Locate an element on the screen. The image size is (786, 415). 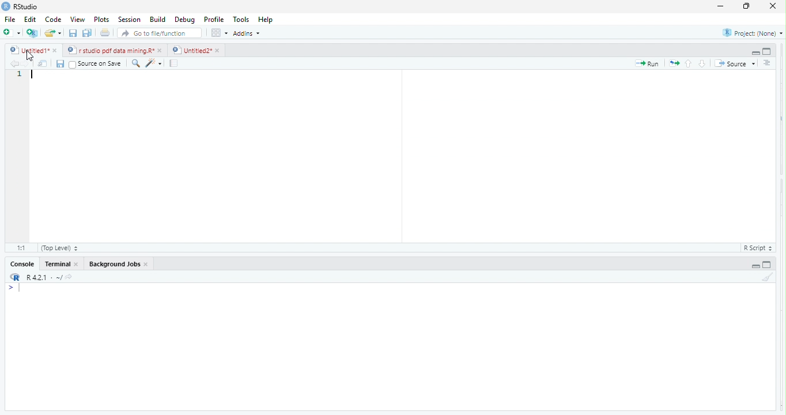
typing cursor is located at coordinates (33, 76).